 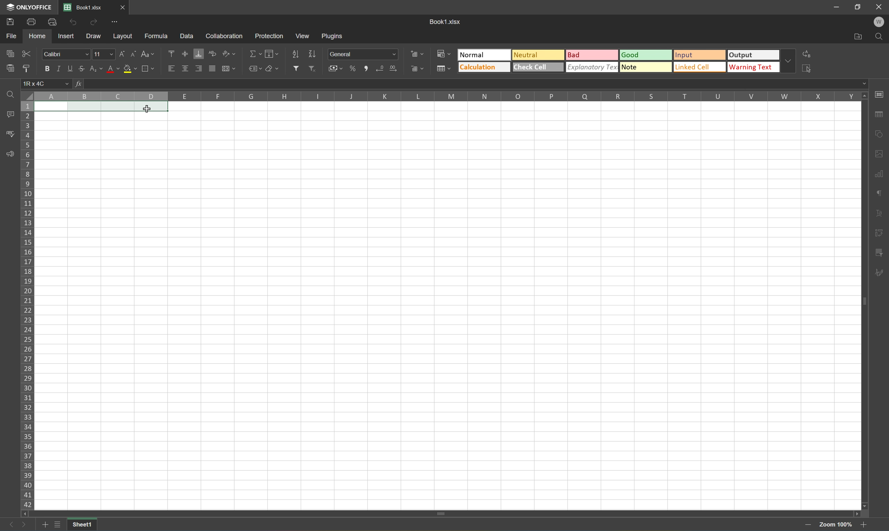 What do you see at coordinates (10, 154) in the screenshot?
I see `Feedback and support` at bounding box center [10, 154].